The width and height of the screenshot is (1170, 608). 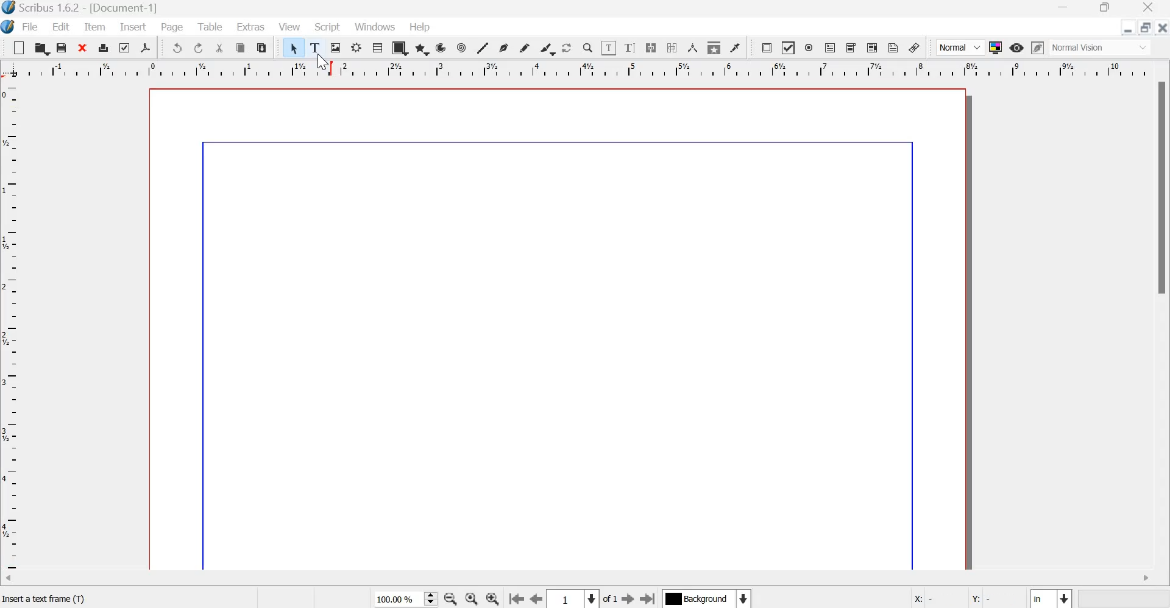 I want to click on select item, so click(x=294, y=48).